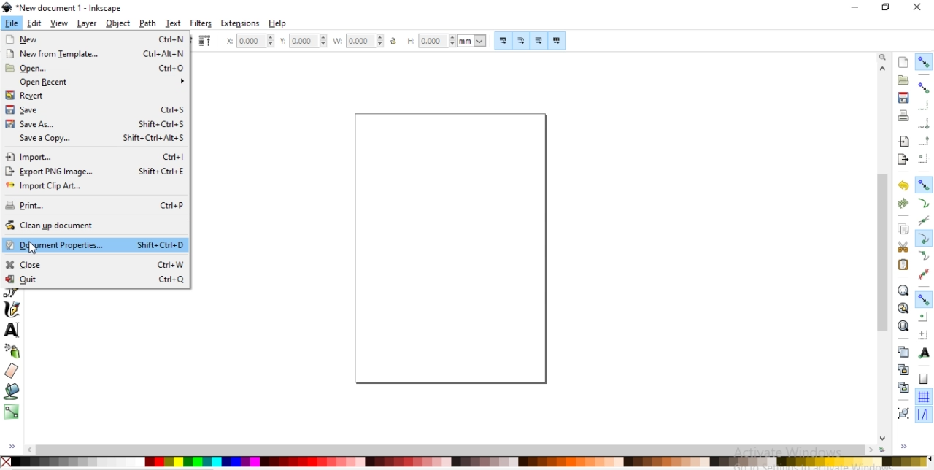 The width and height of the screenshot is (934, 470). I want to click on text, so click(174, 23).